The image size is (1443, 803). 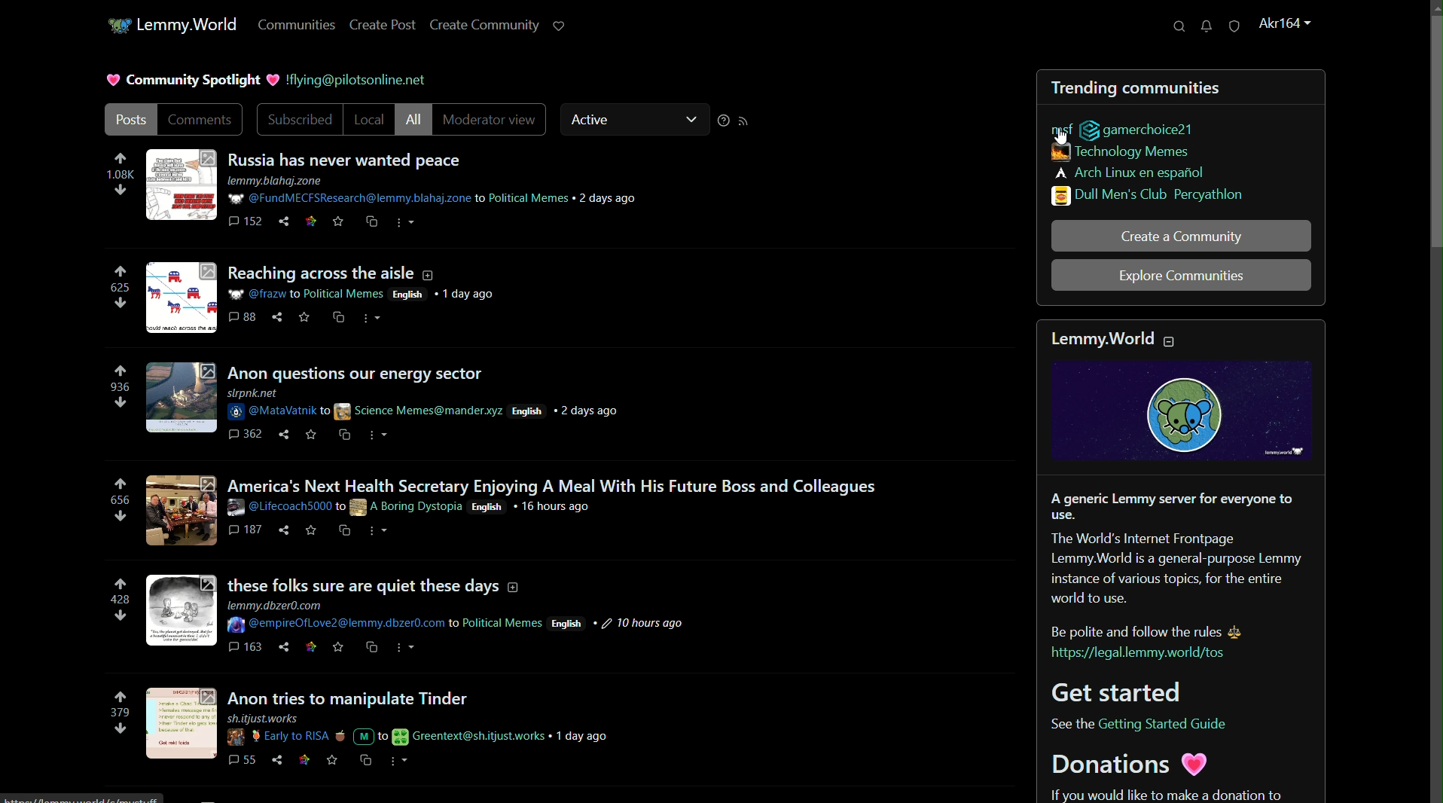 What do you see at coordinates (1206, 26) in the screenshot?
I see `unread messages` at bounding box center [1206, 26].